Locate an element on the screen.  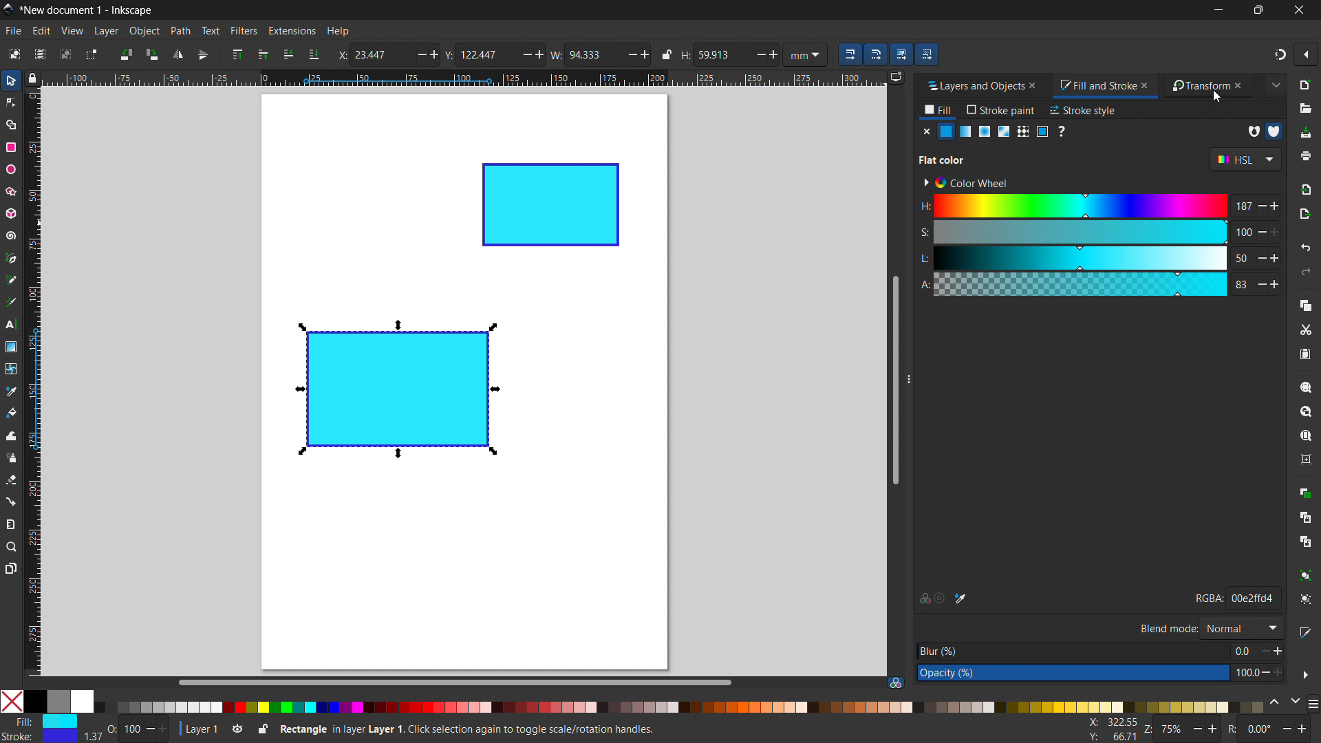
move patterns along with the objects is located at coordinates (927, 54).